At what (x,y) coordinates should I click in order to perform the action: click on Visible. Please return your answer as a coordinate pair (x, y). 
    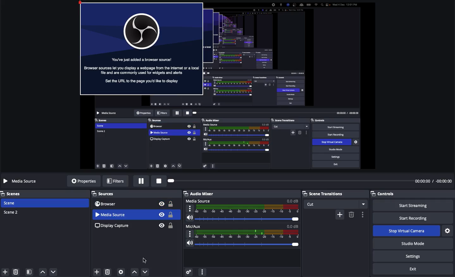
    Looking at the image, I should click on (161, 215).